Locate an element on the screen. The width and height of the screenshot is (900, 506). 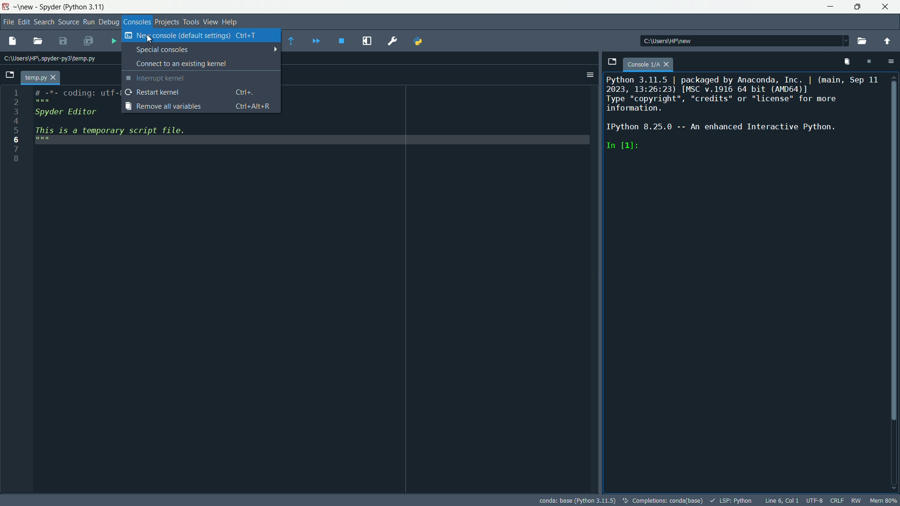
options is located at coordinates (589, 75).